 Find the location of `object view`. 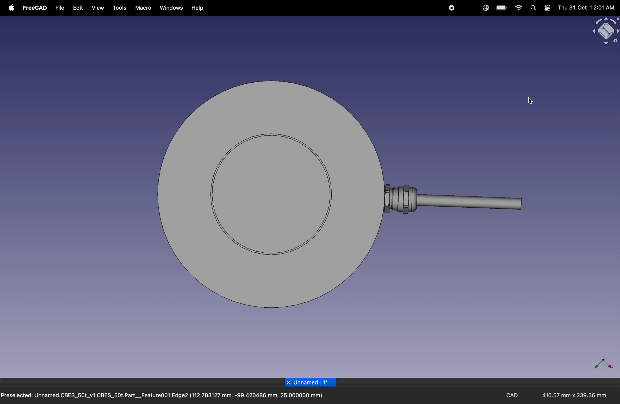

object view is located at coordinates (605, 30).